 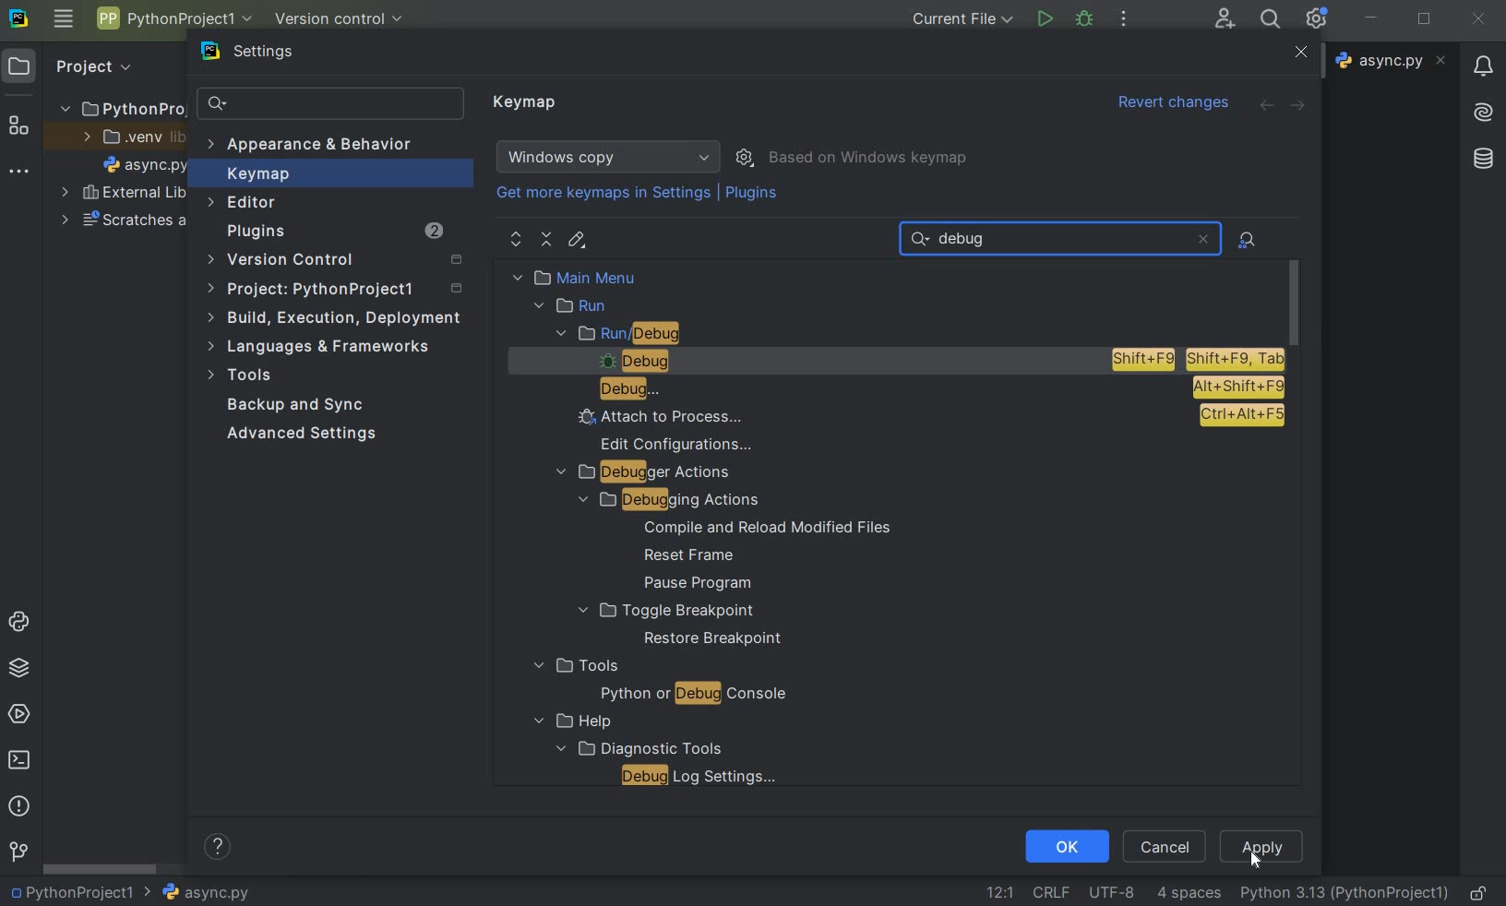 I want to click on forward, so click(x=1301, y=106).